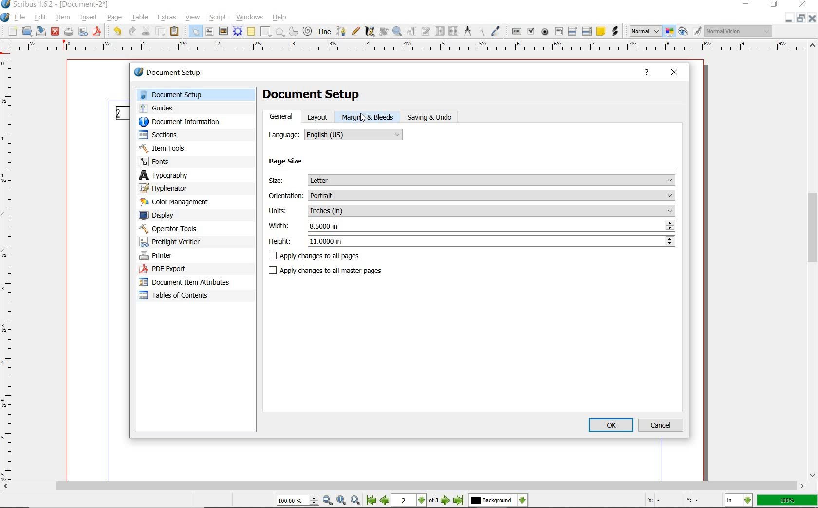 This screenshot has height=508, width=818. Describe the element at coordinates (182, 73) in the screenshot. I see `document setup` at that location.